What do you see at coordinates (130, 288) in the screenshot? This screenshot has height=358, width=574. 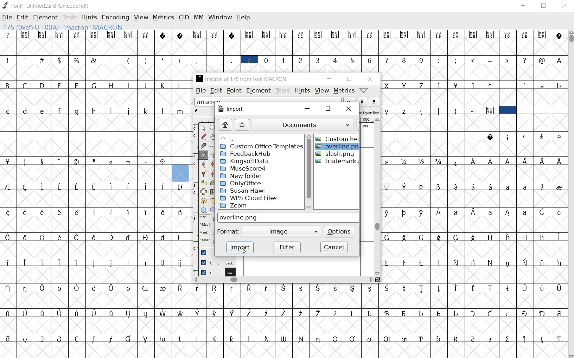 I see `Symbol` at bounding box center [130, 288].